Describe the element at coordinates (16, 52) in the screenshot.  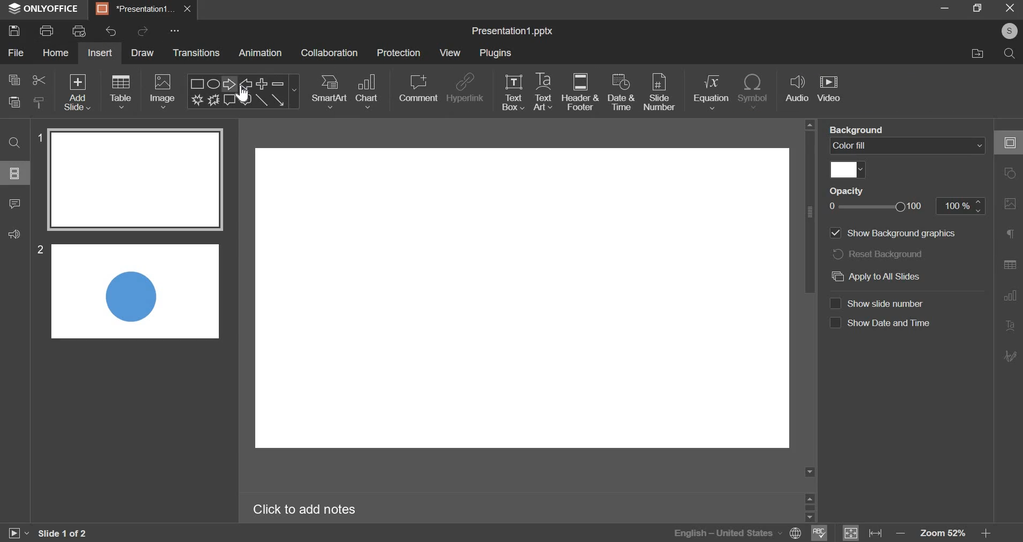
I see `file` at that location.